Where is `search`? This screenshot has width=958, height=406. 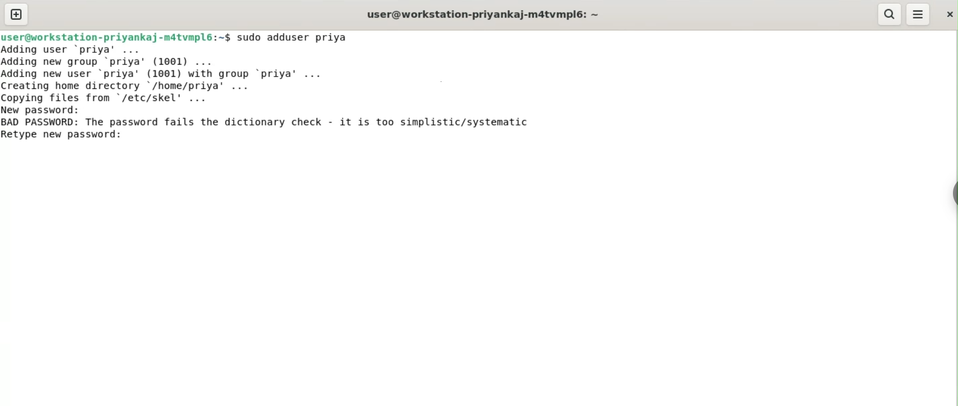
search is located at coordinates (888, 14).